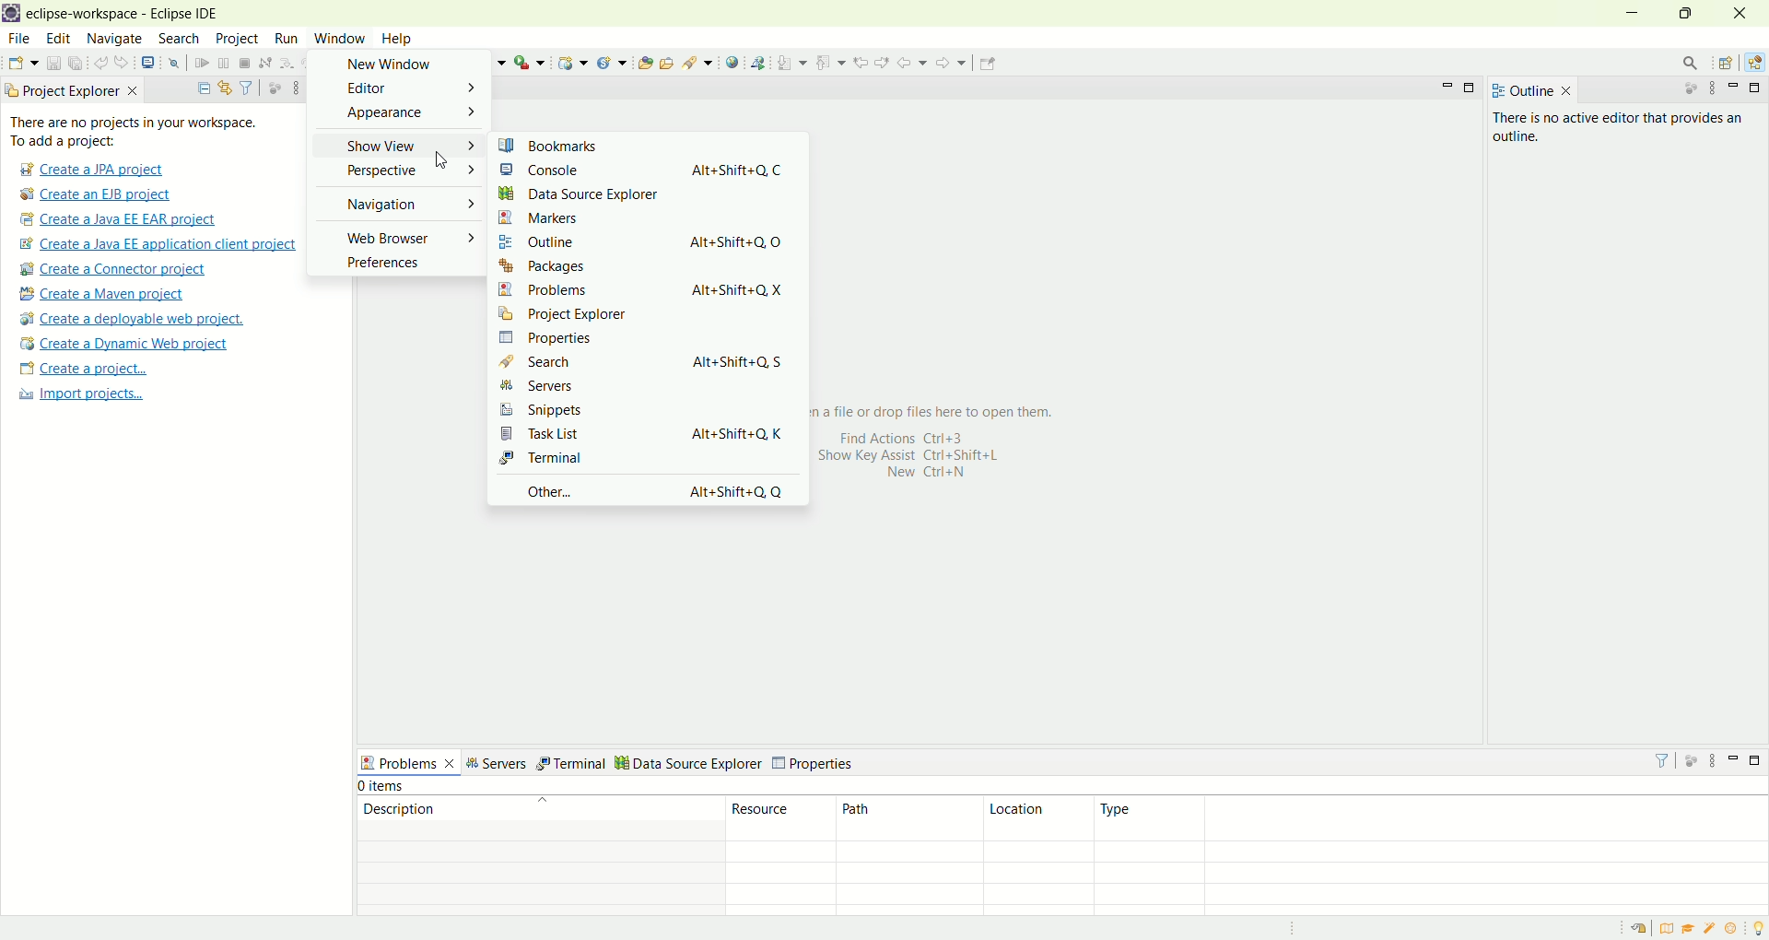 The width and height of the screenshot is (1769, 940). Describe the element at coordinates (1533, 90) in the screenshot. I see `outline` at that location.